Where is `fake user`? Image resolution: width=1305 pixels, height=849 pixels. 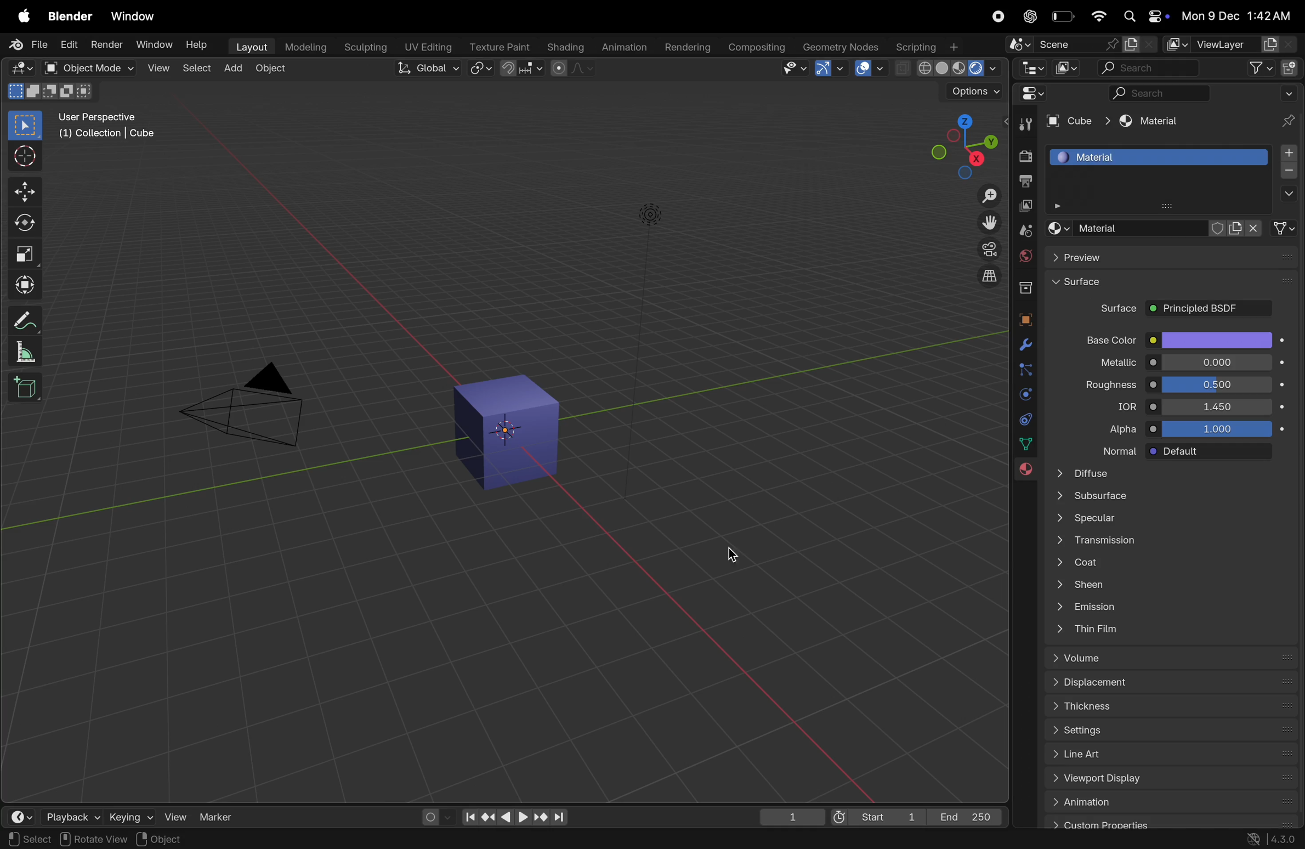 fake user is located at coordinates (1219, 229).